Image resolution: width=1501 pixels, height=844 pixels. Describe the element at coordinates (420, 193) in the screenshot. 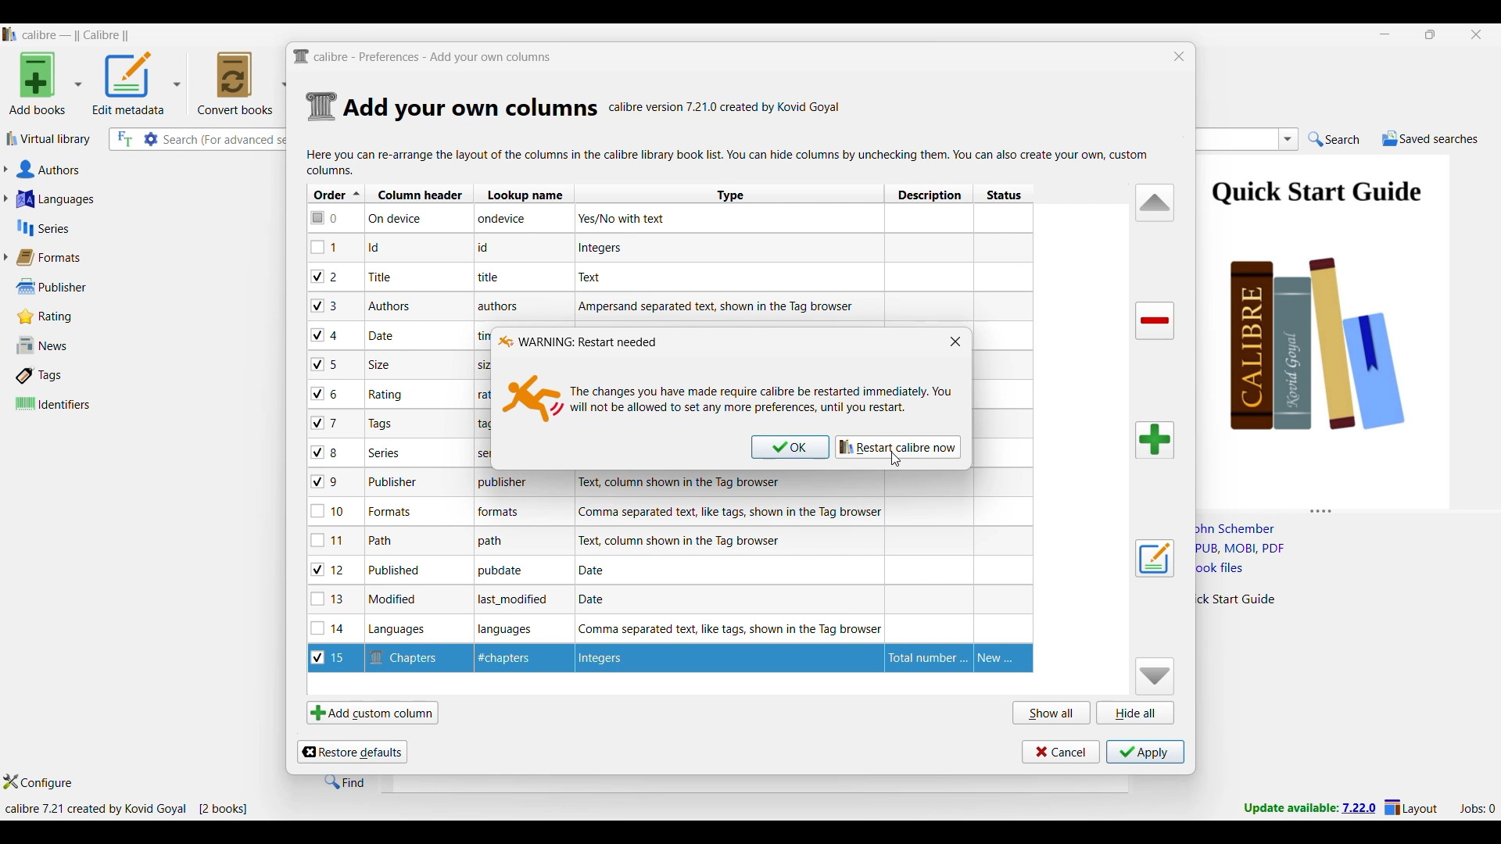

I see `Column header column` at that location.